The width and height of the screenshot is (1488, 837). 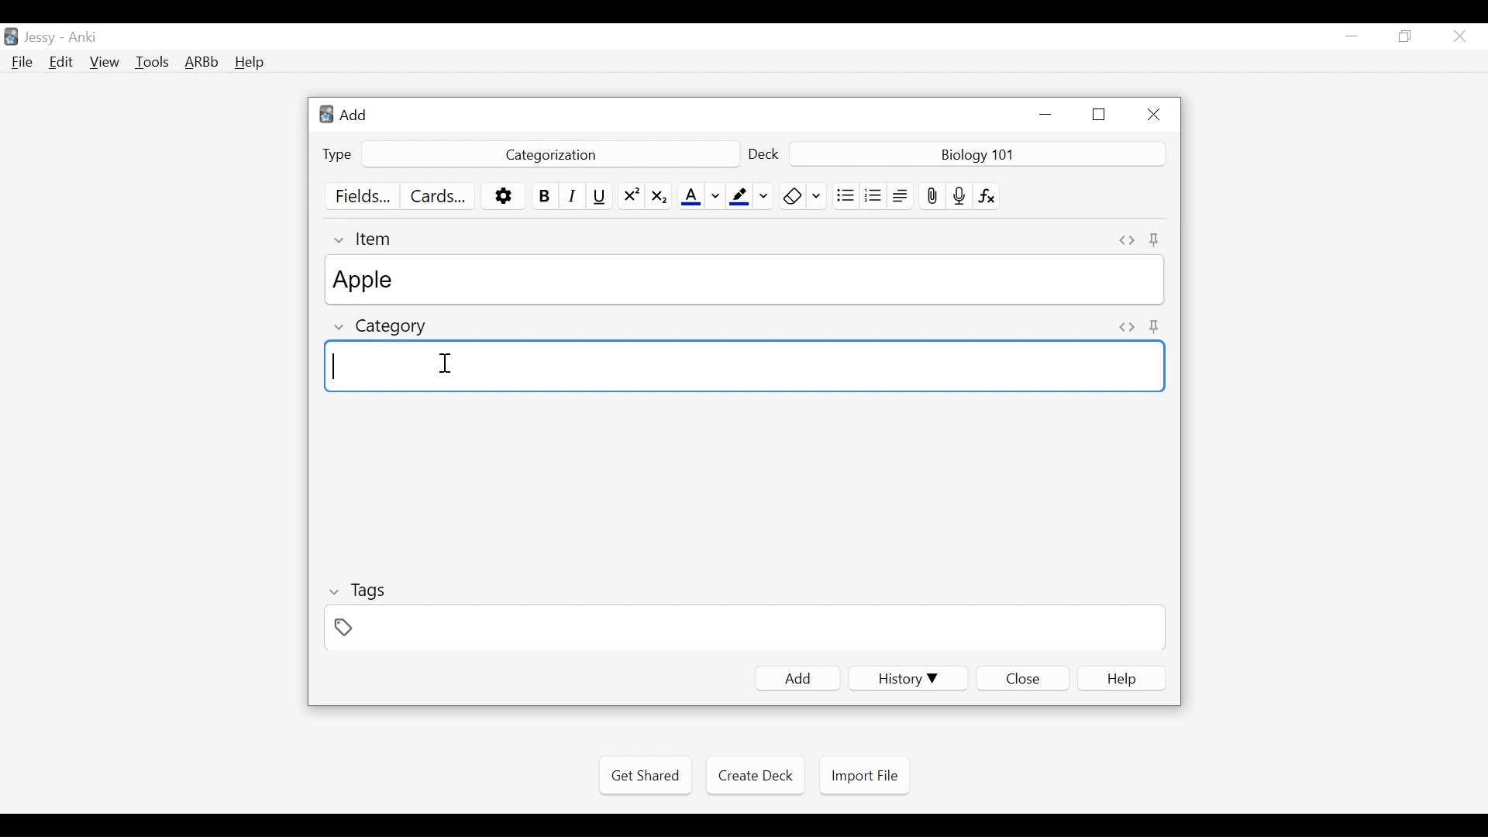 What do you see at coordinates (362, 195) in the screenshot?
I see `Customize Field` at bounding box center [362, 195].